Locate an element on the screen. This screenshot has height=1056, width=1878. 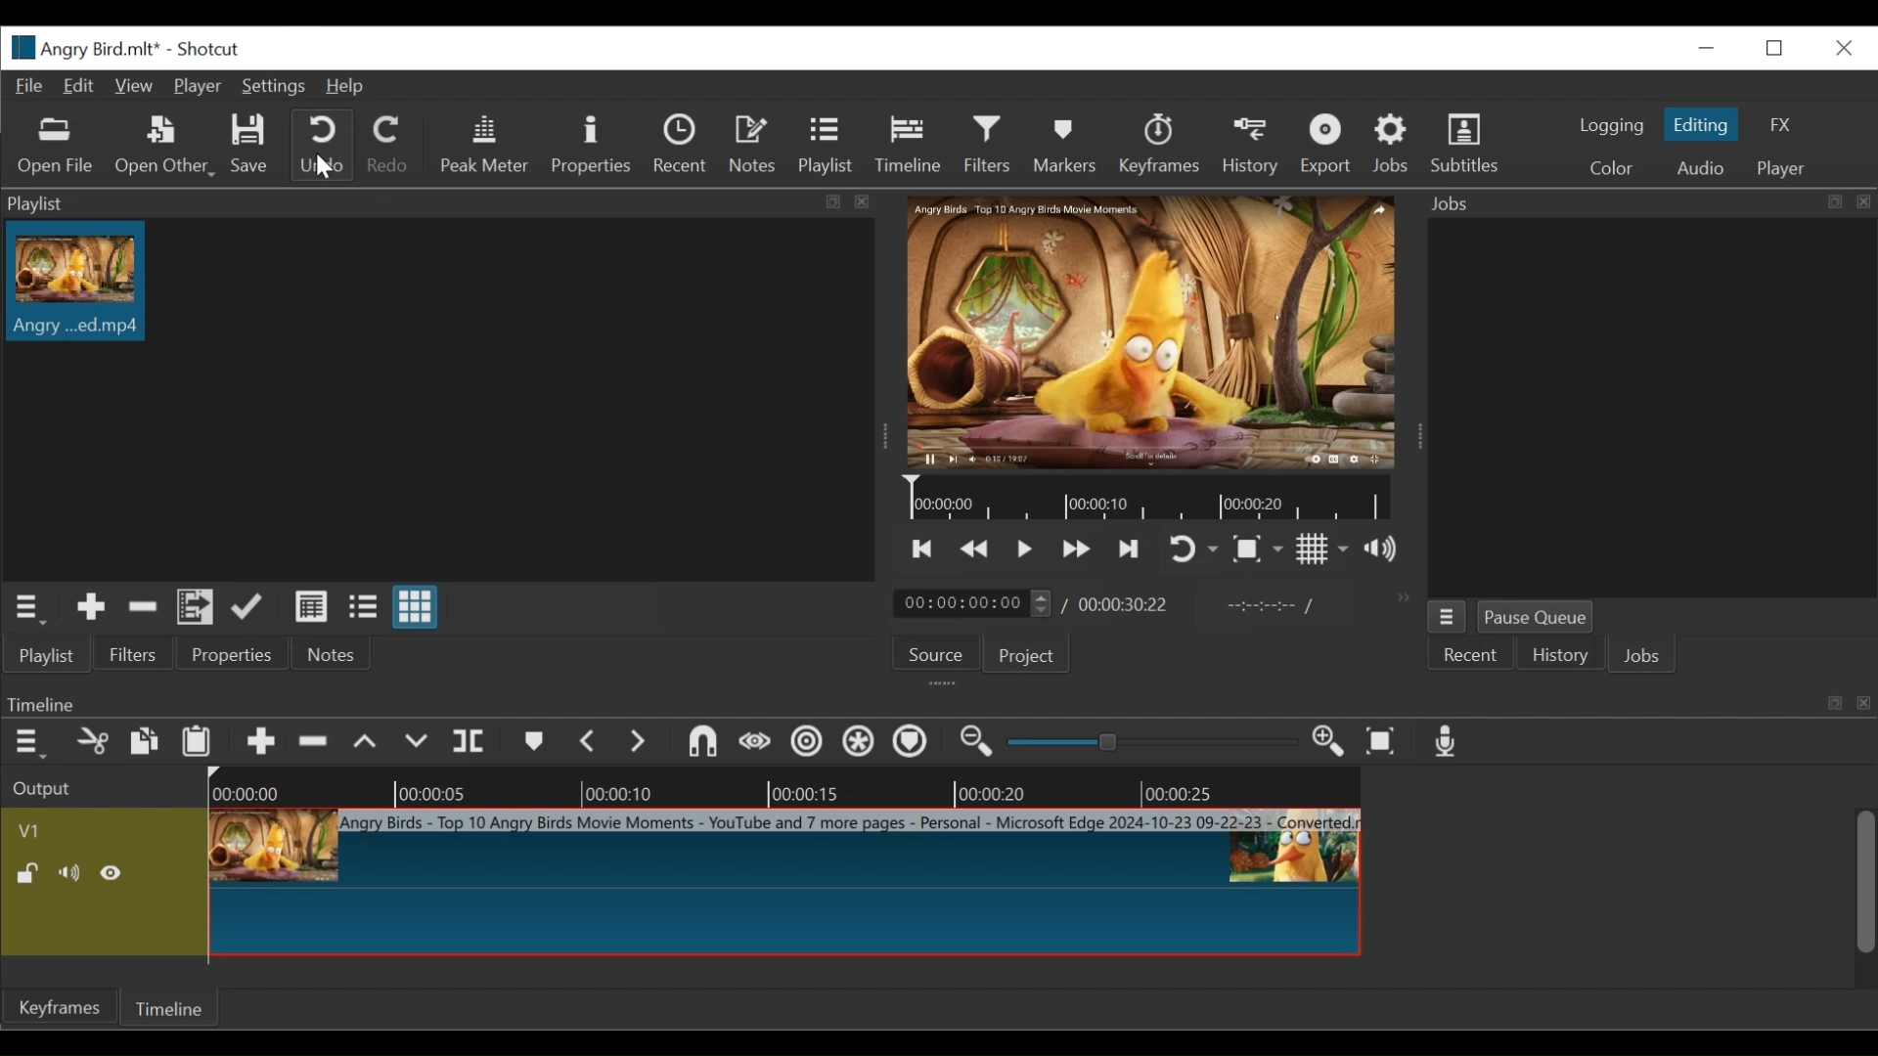
Close is located at coordinates (1842, 48).